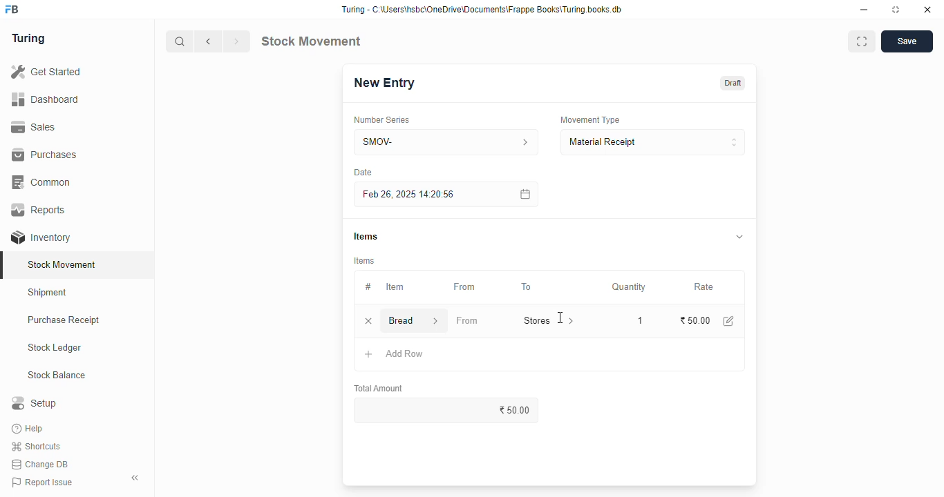 Image resolution: width=944 pixels, height=497 pixels. I want to click on help, so click(29, 429).